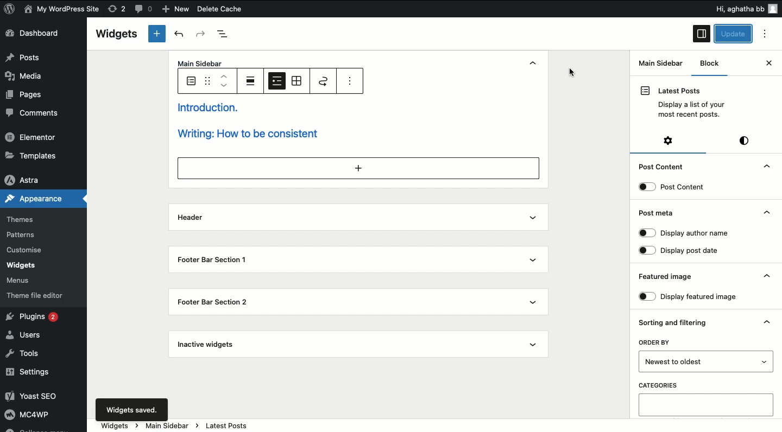 The width and height of the screenshot is (782, 432). What do you see at coordinates (686, 233) in the screenshot?
I see `Display author name` at bounding box center [686, 233].